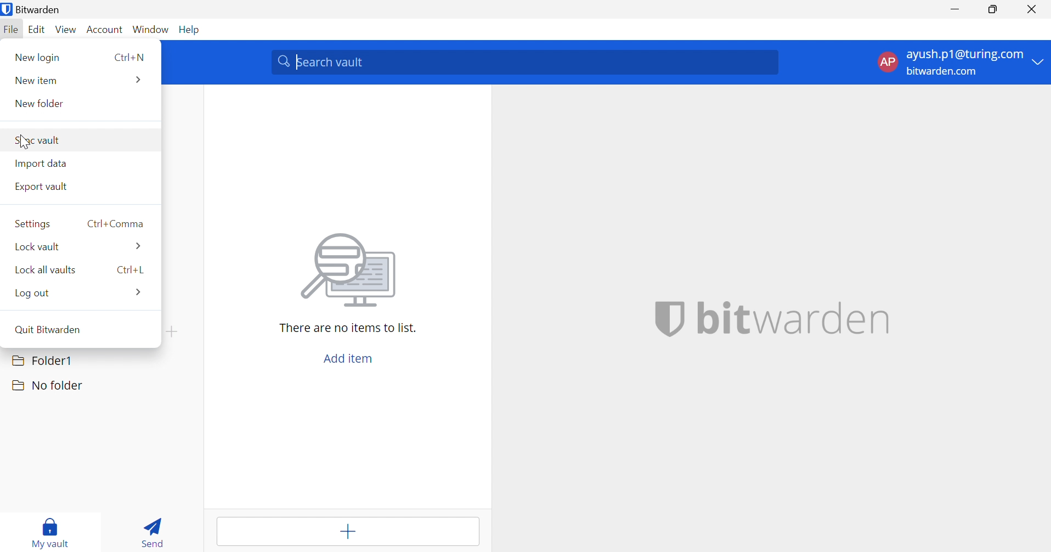 This screenshot has height=552, width=1051. I want to click on Account Options Drop Down, so click(958, 64).